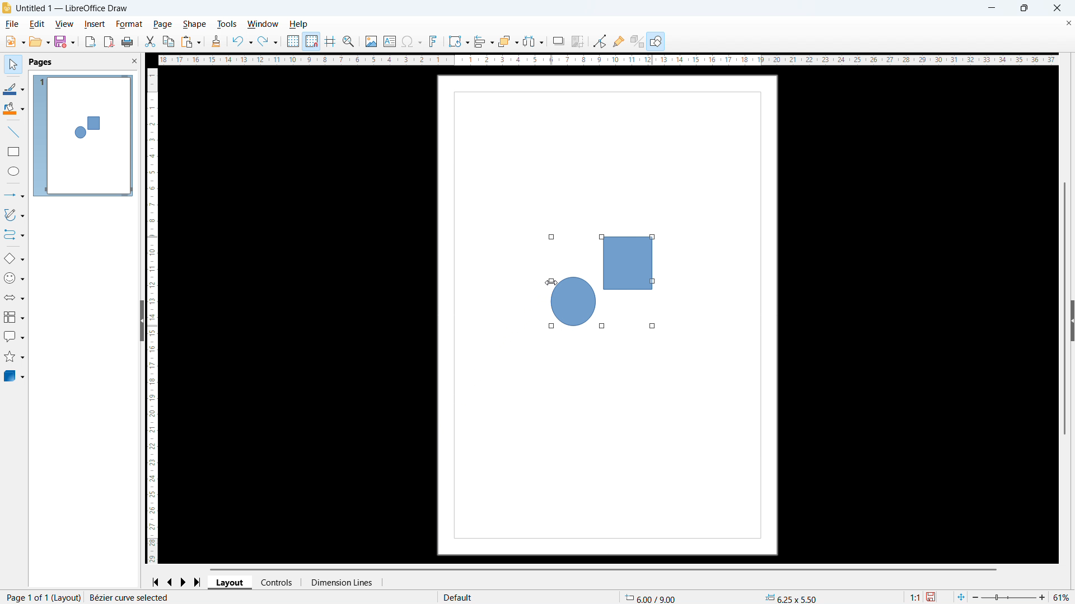  What do you see at coordinates (604, 282) in the screenshot?
I see `Grouped objects ` at bounding box center [604, 282].